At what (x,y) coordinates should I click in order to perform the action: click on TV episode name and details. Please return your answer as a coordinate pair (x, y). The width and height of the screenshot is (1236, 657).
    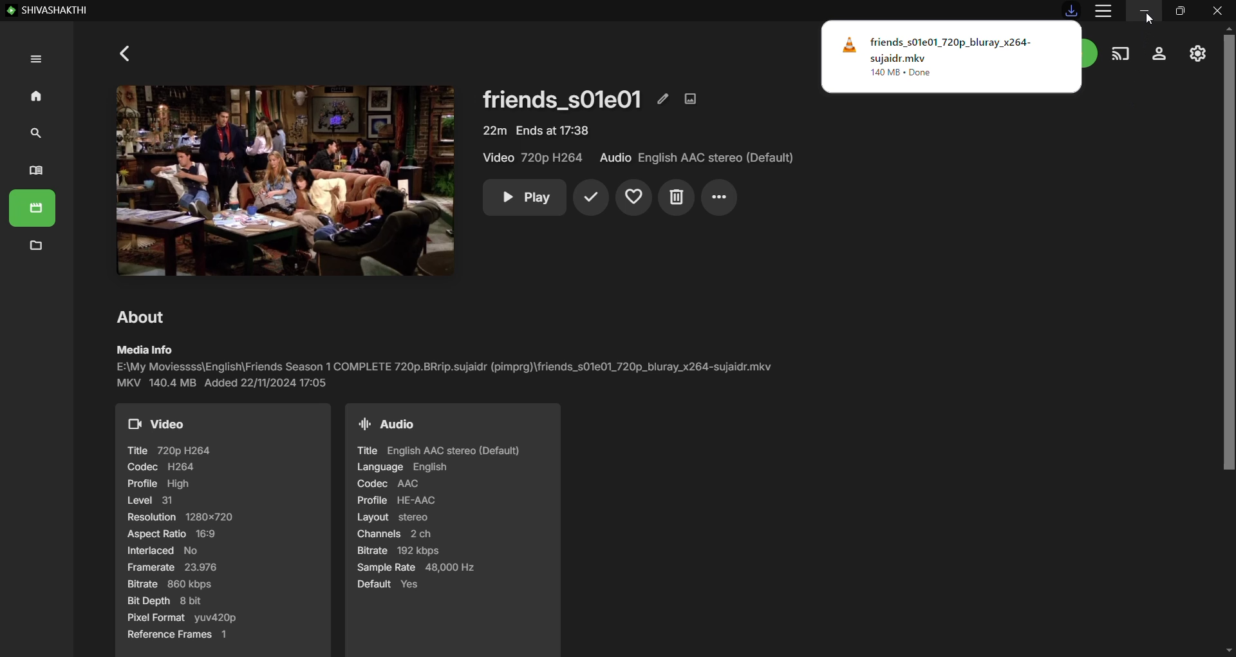
    Looking at the image, I should click on (563, 98).